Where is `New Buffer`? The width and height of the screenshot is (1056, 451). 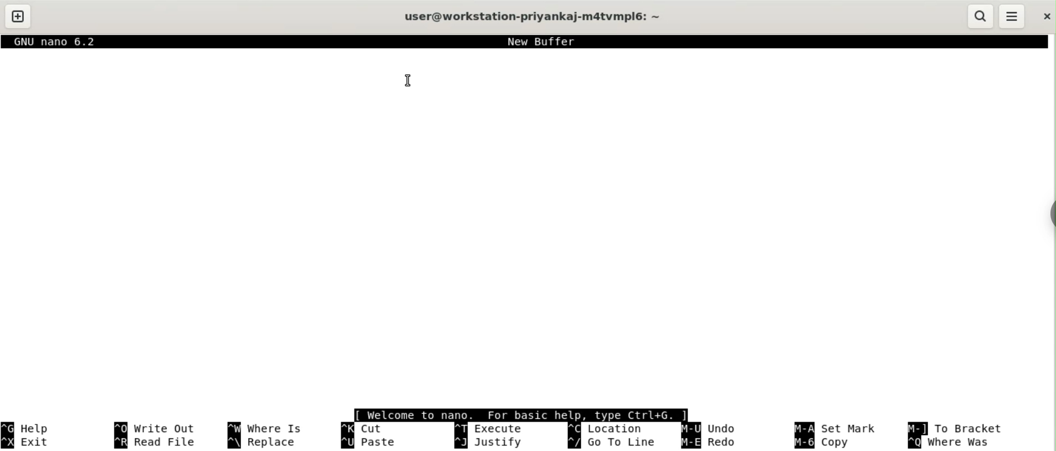 New Buffer is located at coordinates (539, 42).